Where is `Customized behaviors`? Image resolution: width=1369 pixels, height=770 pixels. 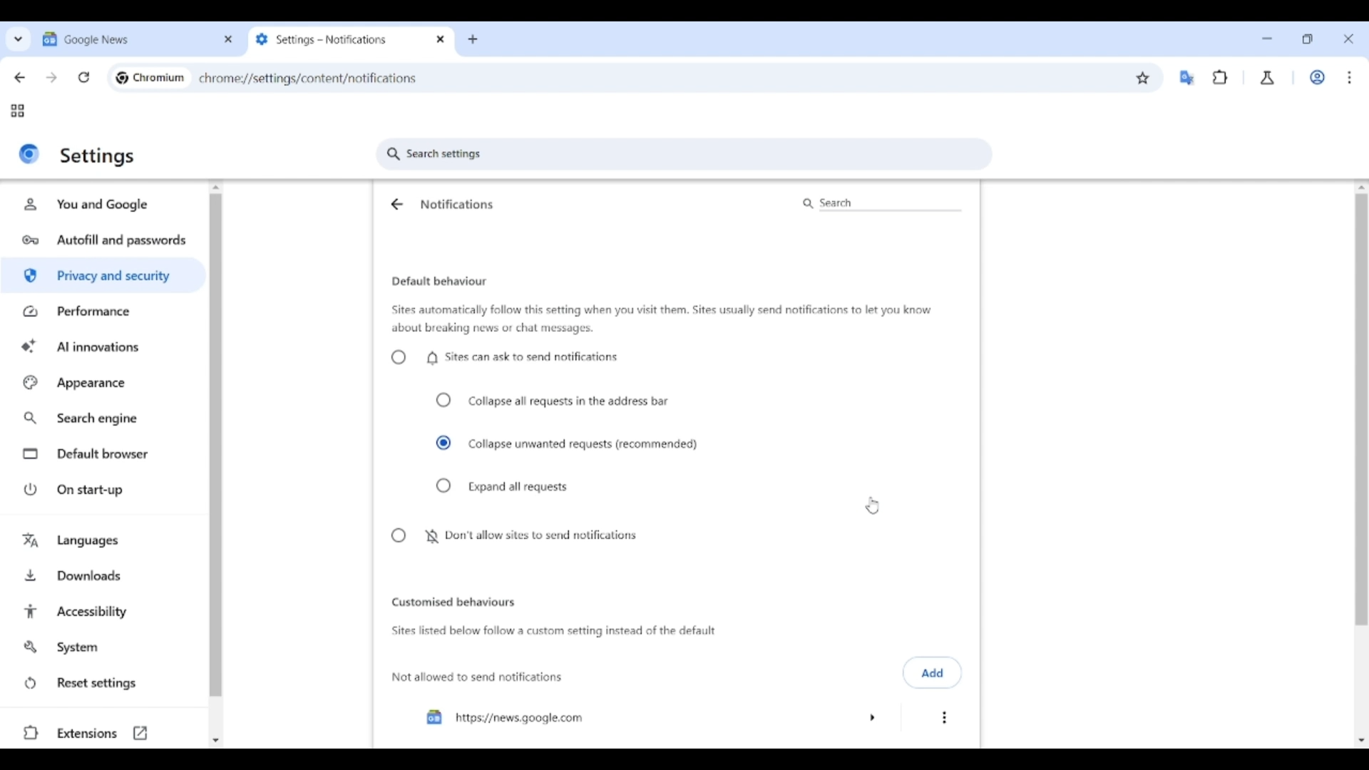
Customized behaviors is located at coordinates (453, 602).